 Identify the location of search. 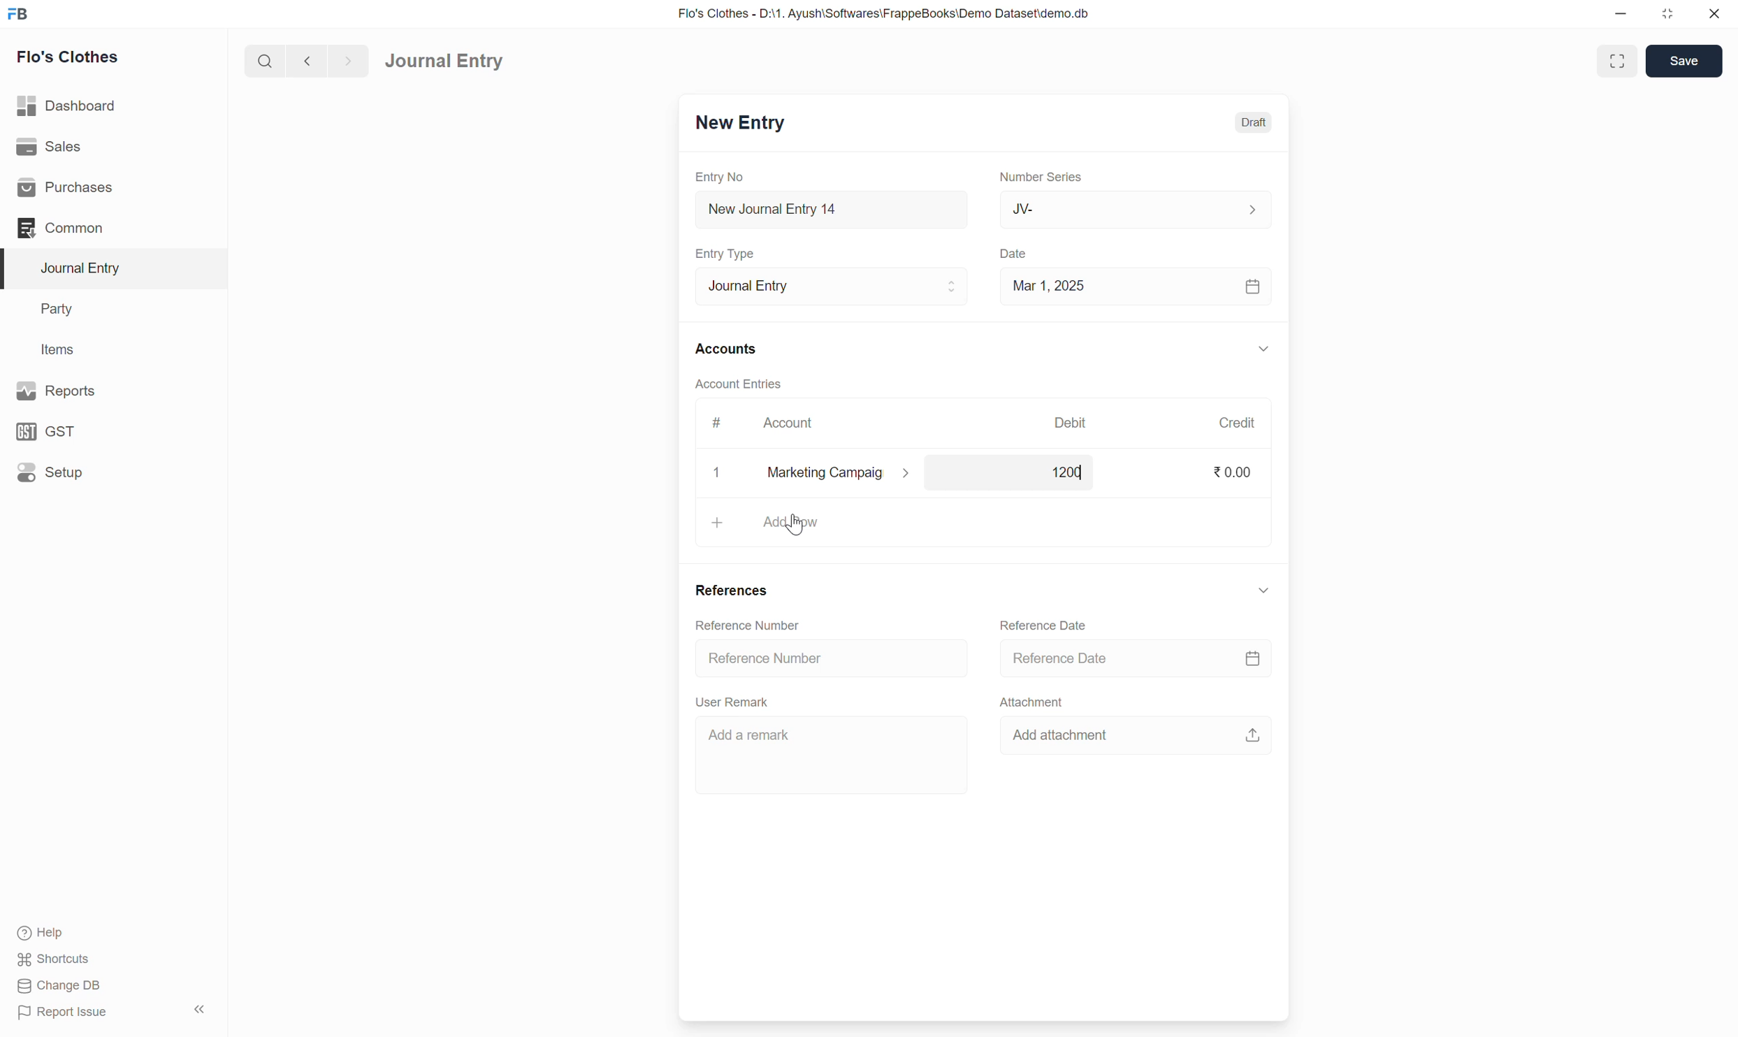
(263, 61).